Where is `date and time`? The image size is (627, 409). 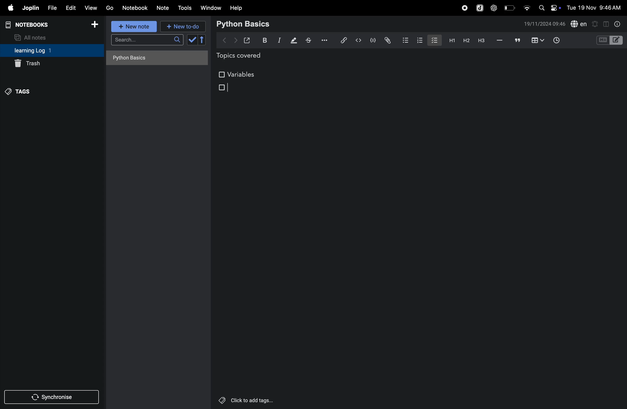
date and time is located at coordinates (595, 7).